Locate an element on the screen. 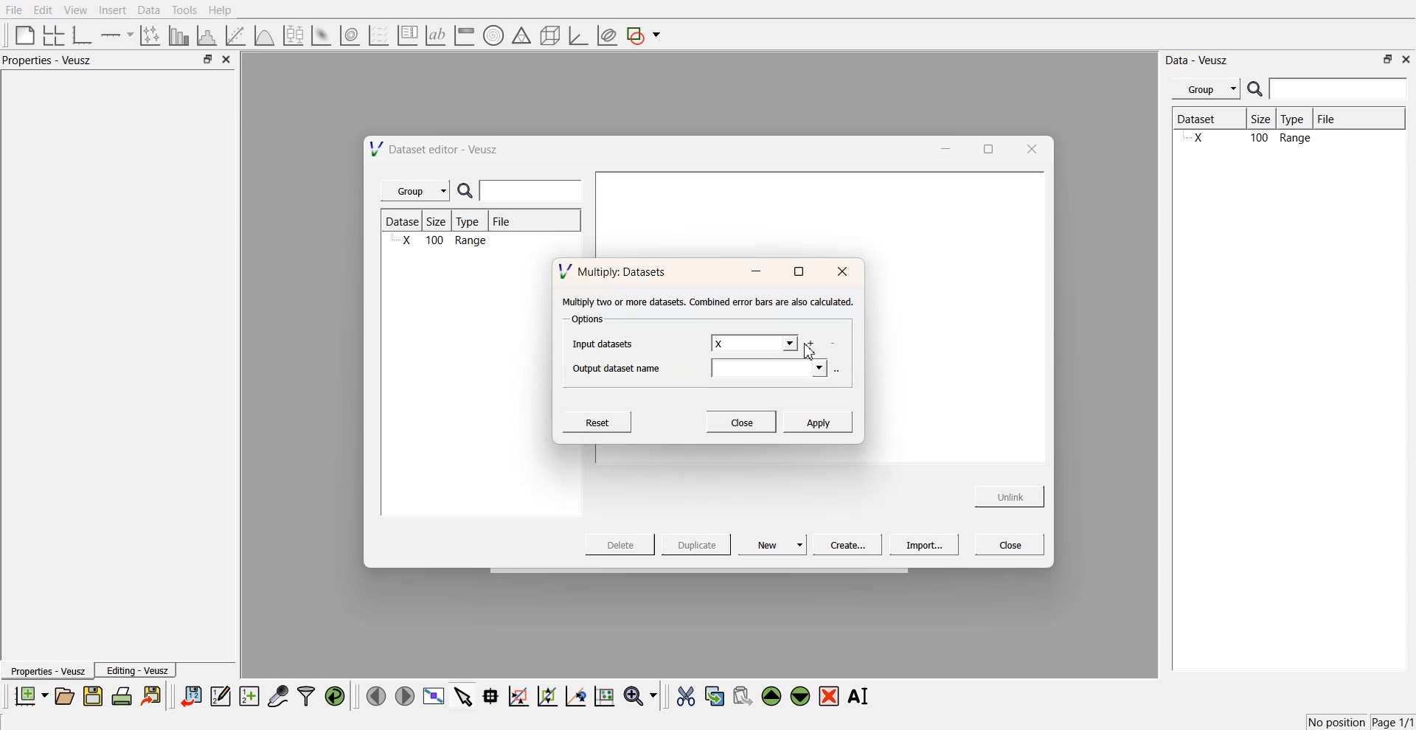 The width and height of the screenshot is (1416, 730). Reset is located at coordinates (600, 422).